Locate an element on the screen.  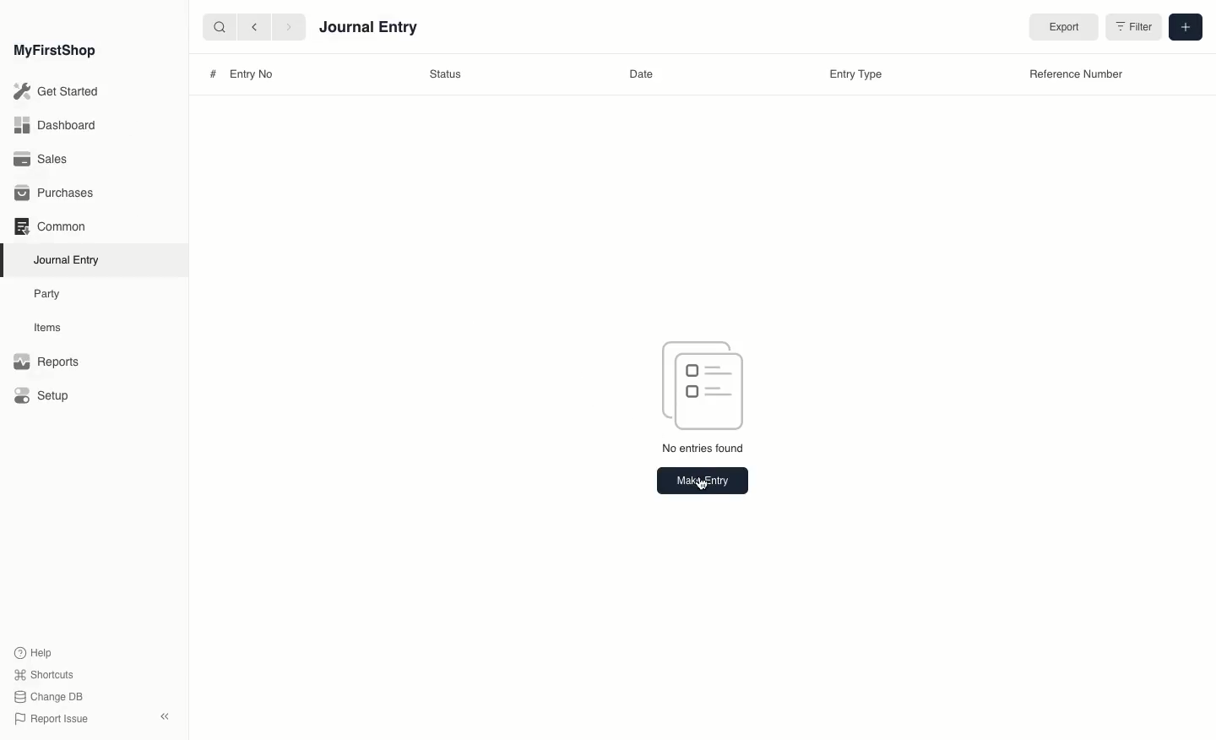
Party is located at coordinates (48, 293).